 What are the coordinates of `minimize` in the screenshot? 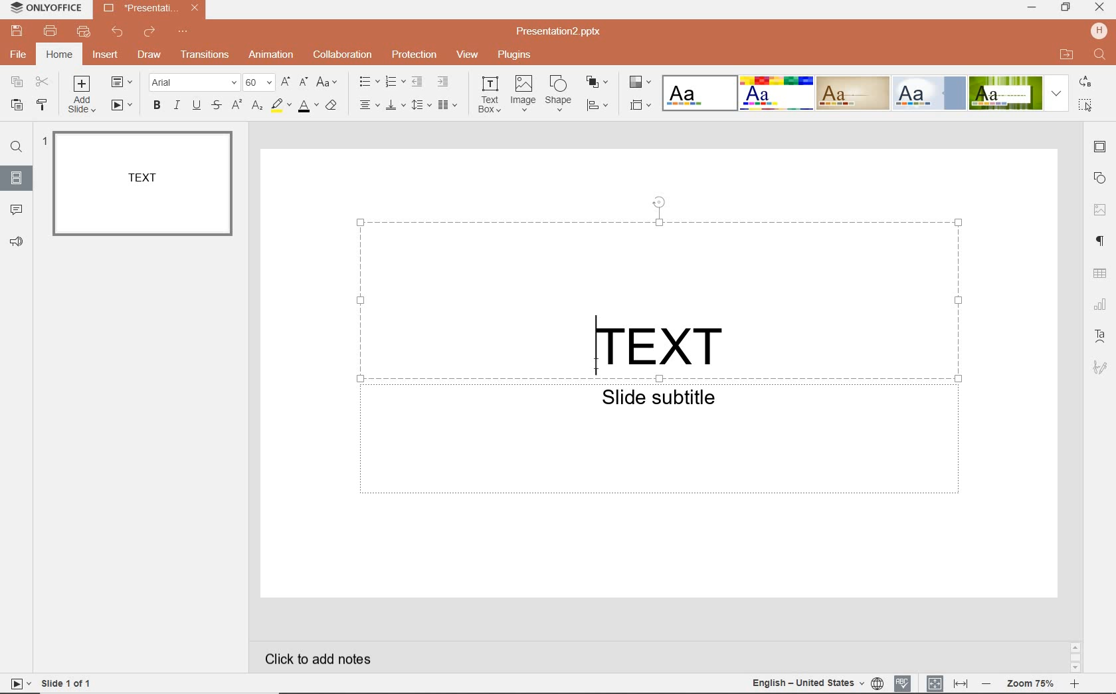 It's located at (1031, 8).